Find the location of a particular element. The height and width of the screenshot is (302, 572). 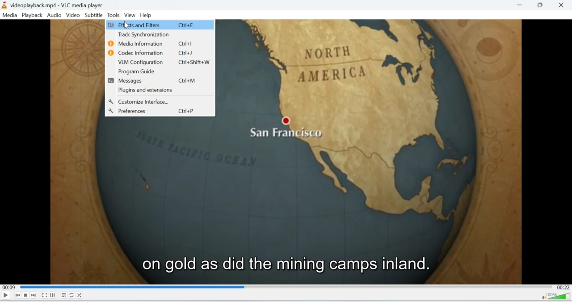

cursor on effects and filters is located at coordinates (128, 25).